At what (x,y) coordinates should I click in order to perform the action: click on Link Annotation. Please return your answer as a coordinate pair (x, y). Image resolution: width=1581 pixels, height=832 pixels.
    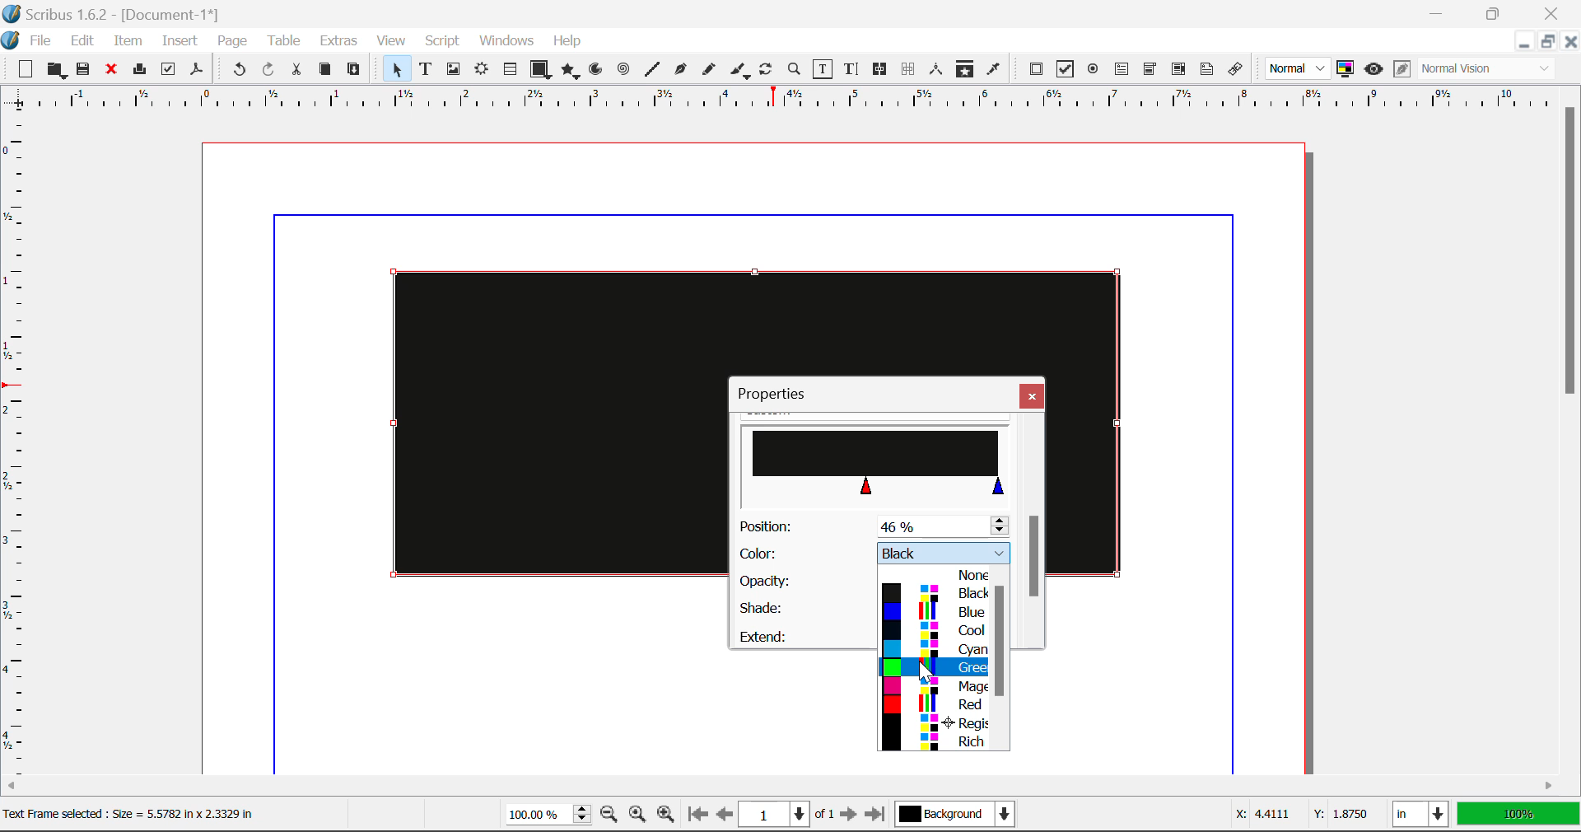
    Looking at the image, I should click on (1239, 70).